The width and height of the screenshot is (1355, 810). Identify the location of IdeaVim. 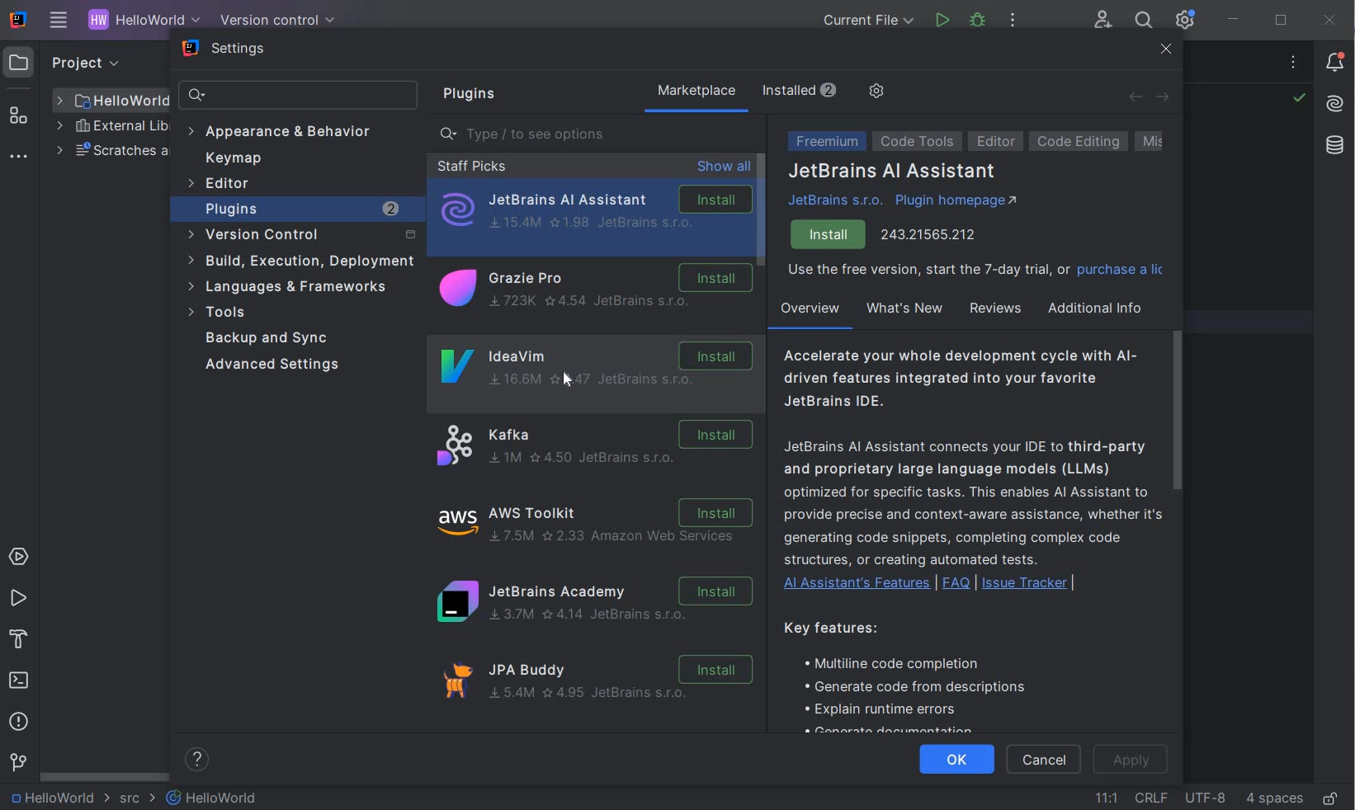
(592, 352).